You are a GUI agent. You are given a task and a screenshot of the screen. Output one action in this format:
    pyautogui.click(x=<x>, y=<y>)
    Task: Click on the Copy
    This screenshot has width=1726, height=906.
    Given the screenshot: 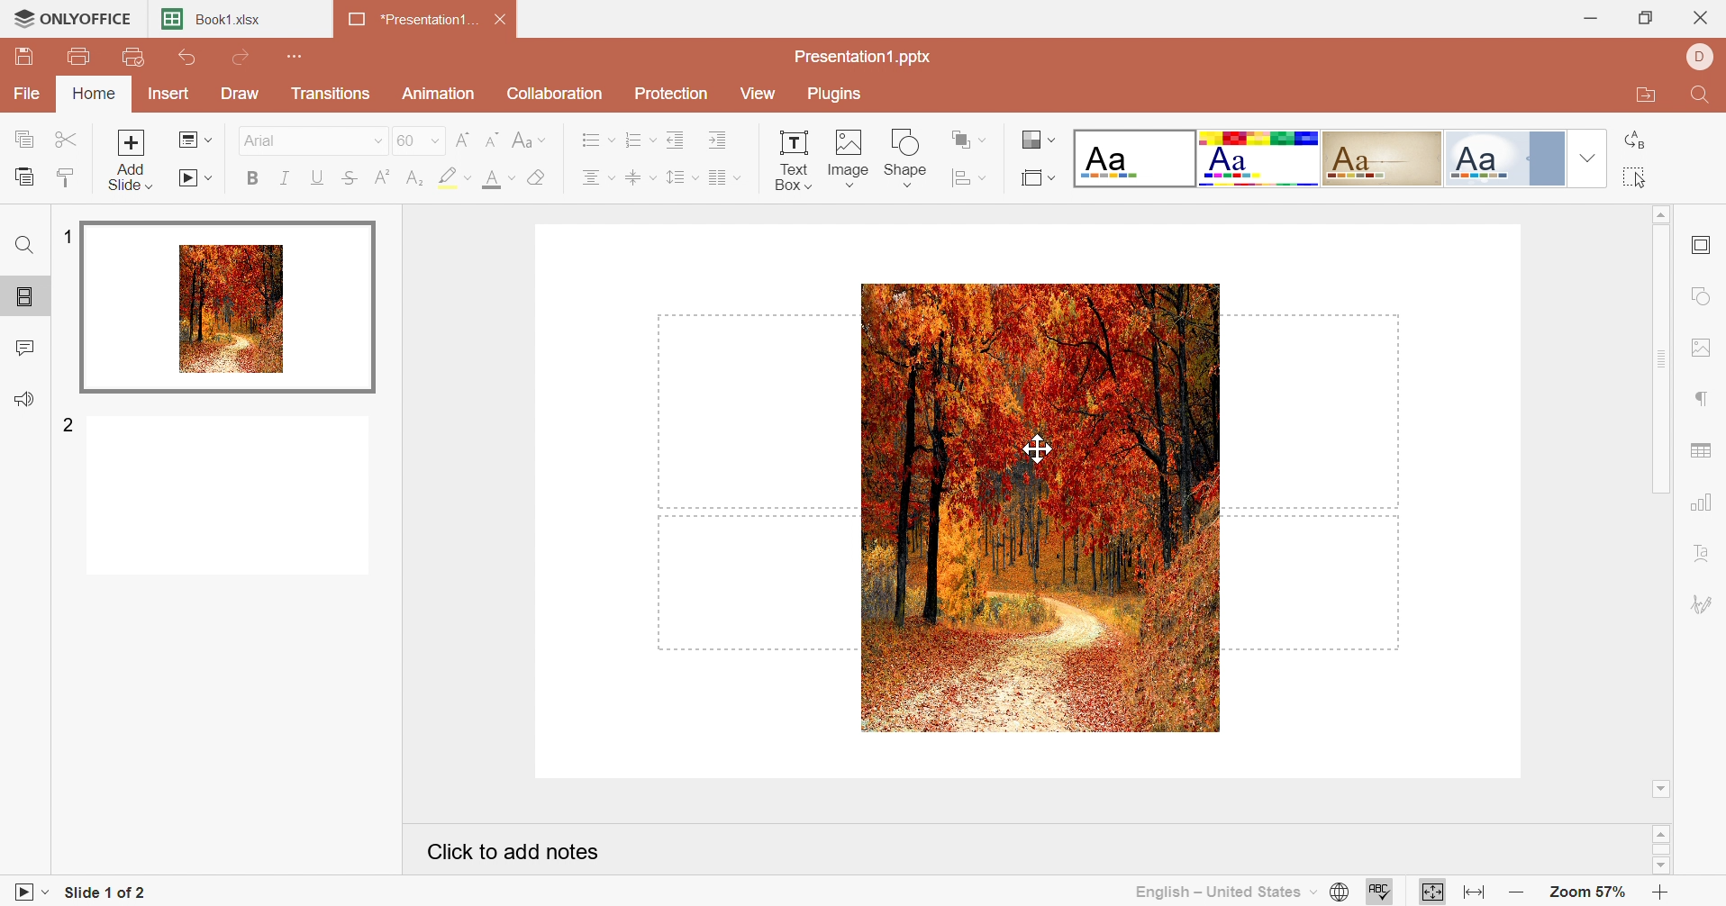 What is the action you would take?
    pyautogui.click(x=25, y=140)
    